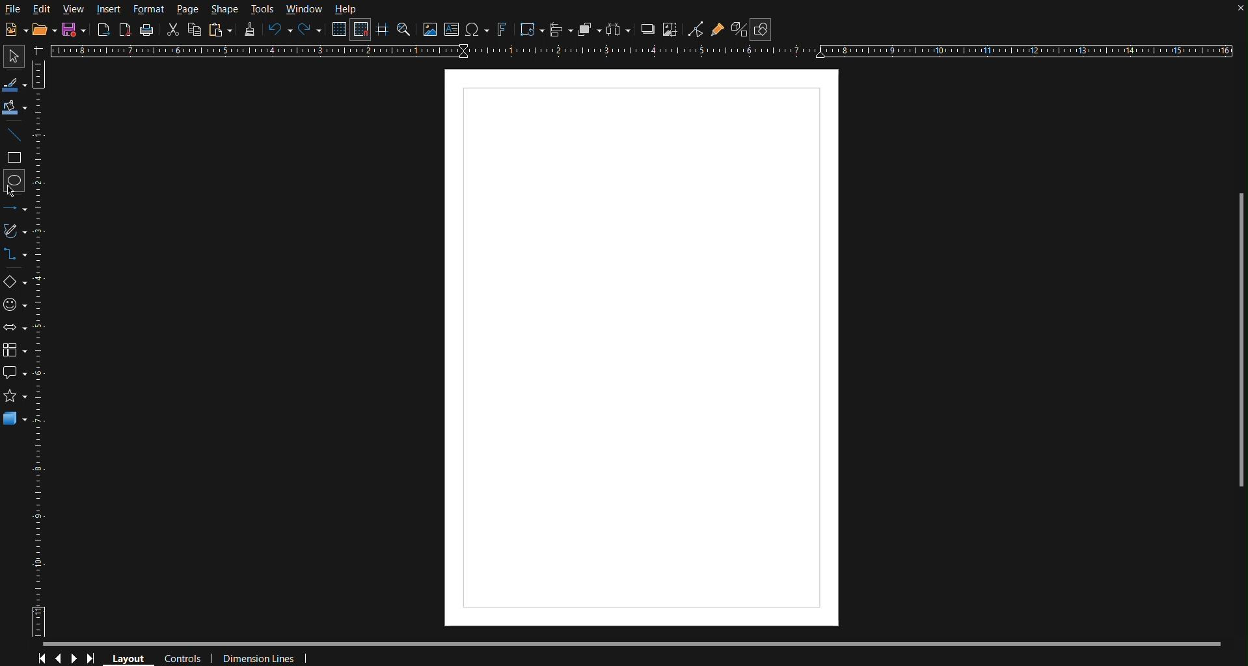 Image resolution: width=1248 pixels, height=666 pixels. I want to click on star shape, so click(16, 395).